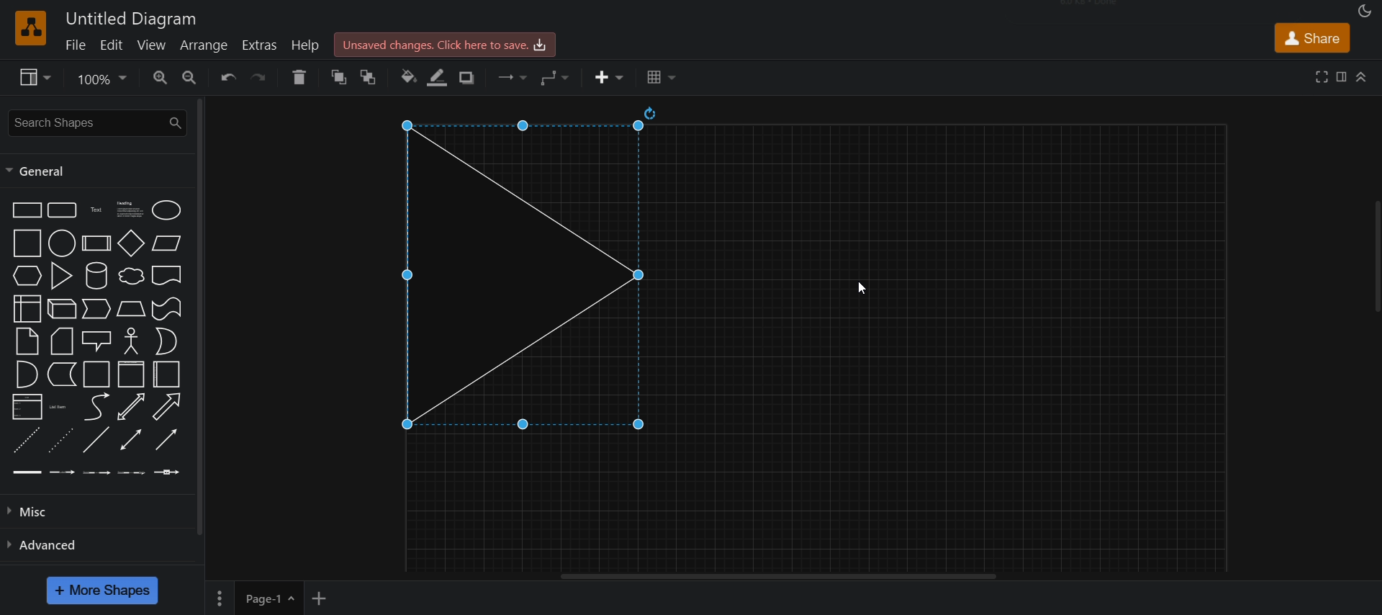  I want to click on directional arrow, so click(166, 407).